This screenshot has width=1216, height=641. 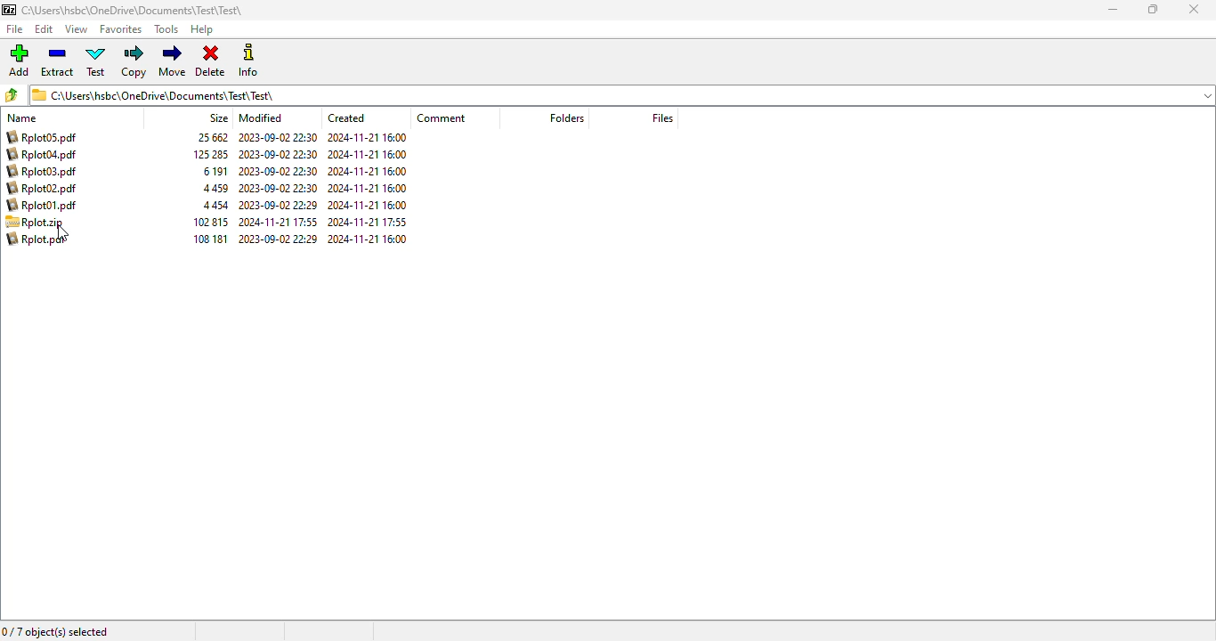 What do you see at coordinates (369, 223) in the screenshot?
I see `2024-11-21 17:55` at bounding box center [369, 223].